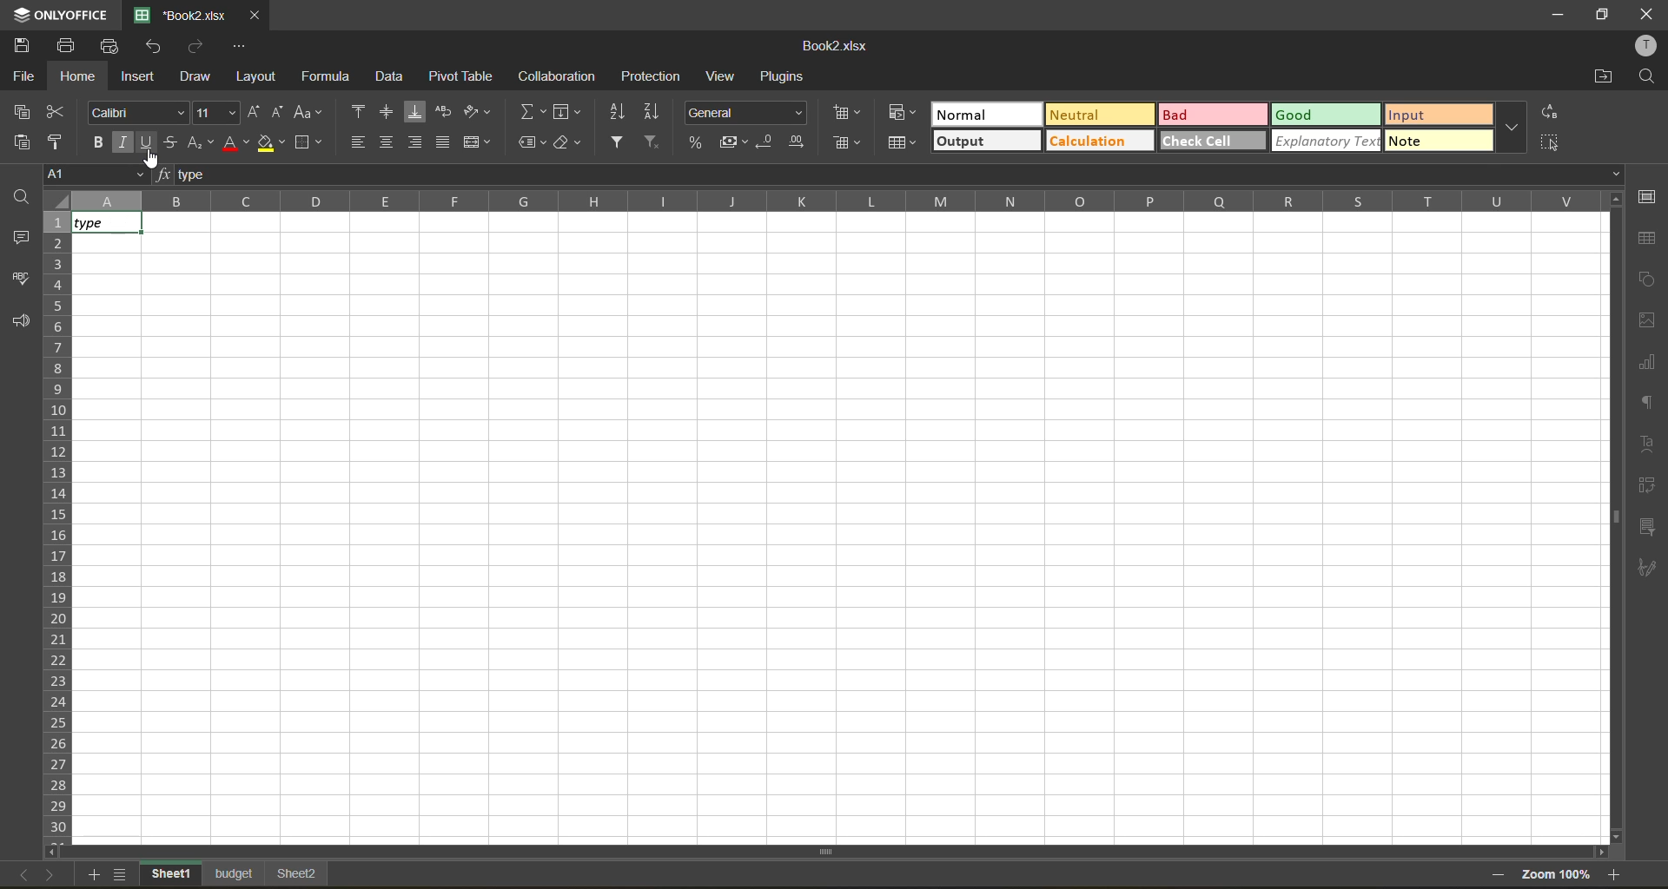 Image resolution: width=1668 pixels, height=889 pixels. I want to click on quick print, so click(110, 46).